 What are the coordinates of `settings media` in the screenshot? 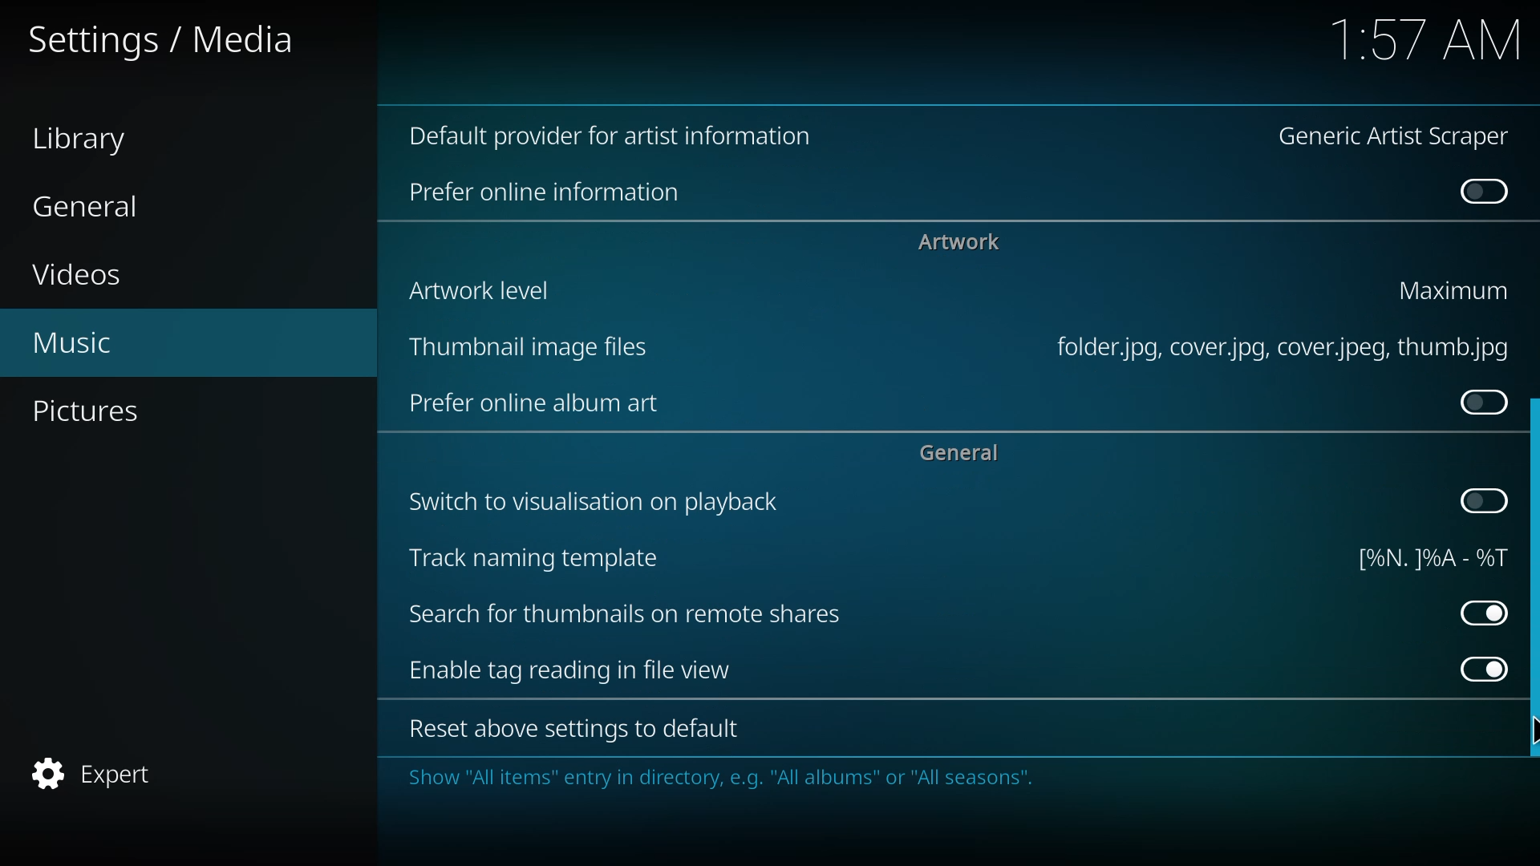 It's located at (170, 42).